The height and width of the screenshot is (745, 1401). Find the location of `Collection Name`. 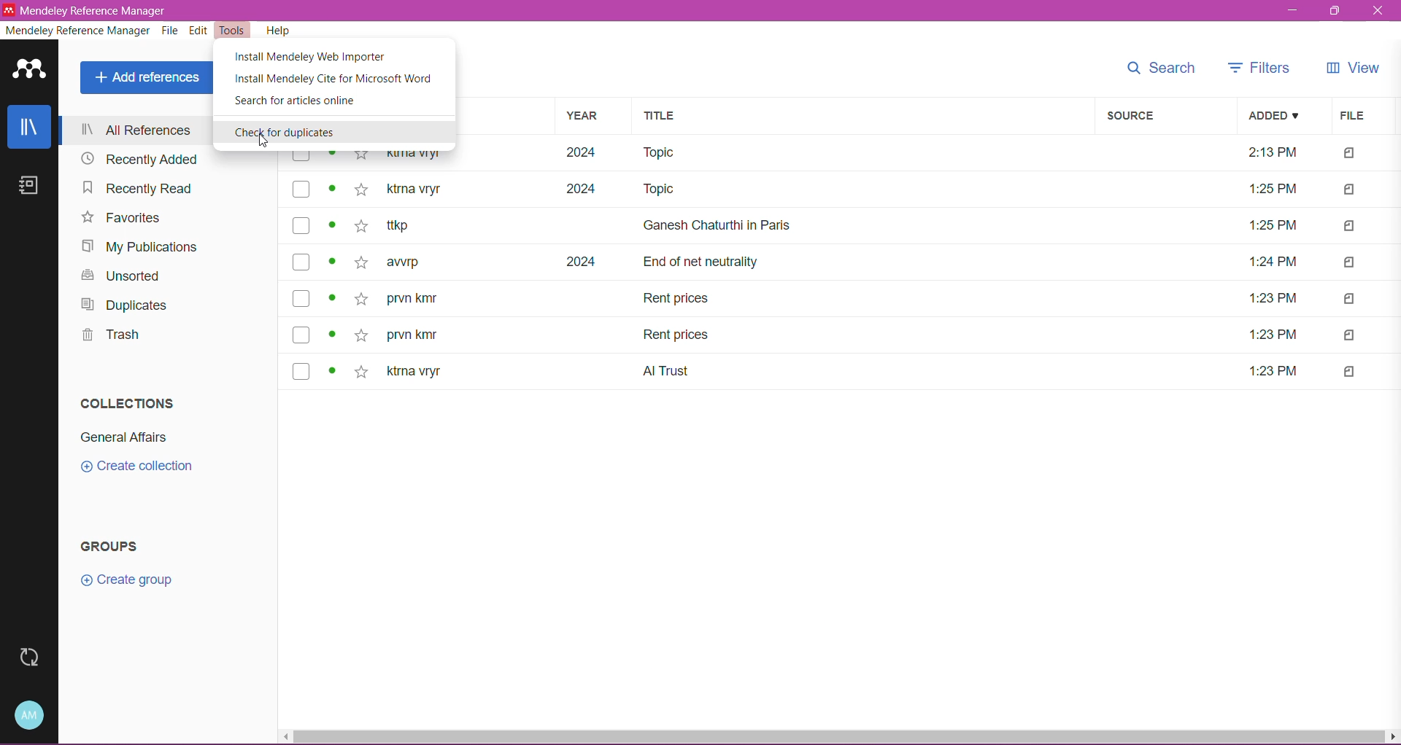

Collection Name is located at coordinates (123, 439).